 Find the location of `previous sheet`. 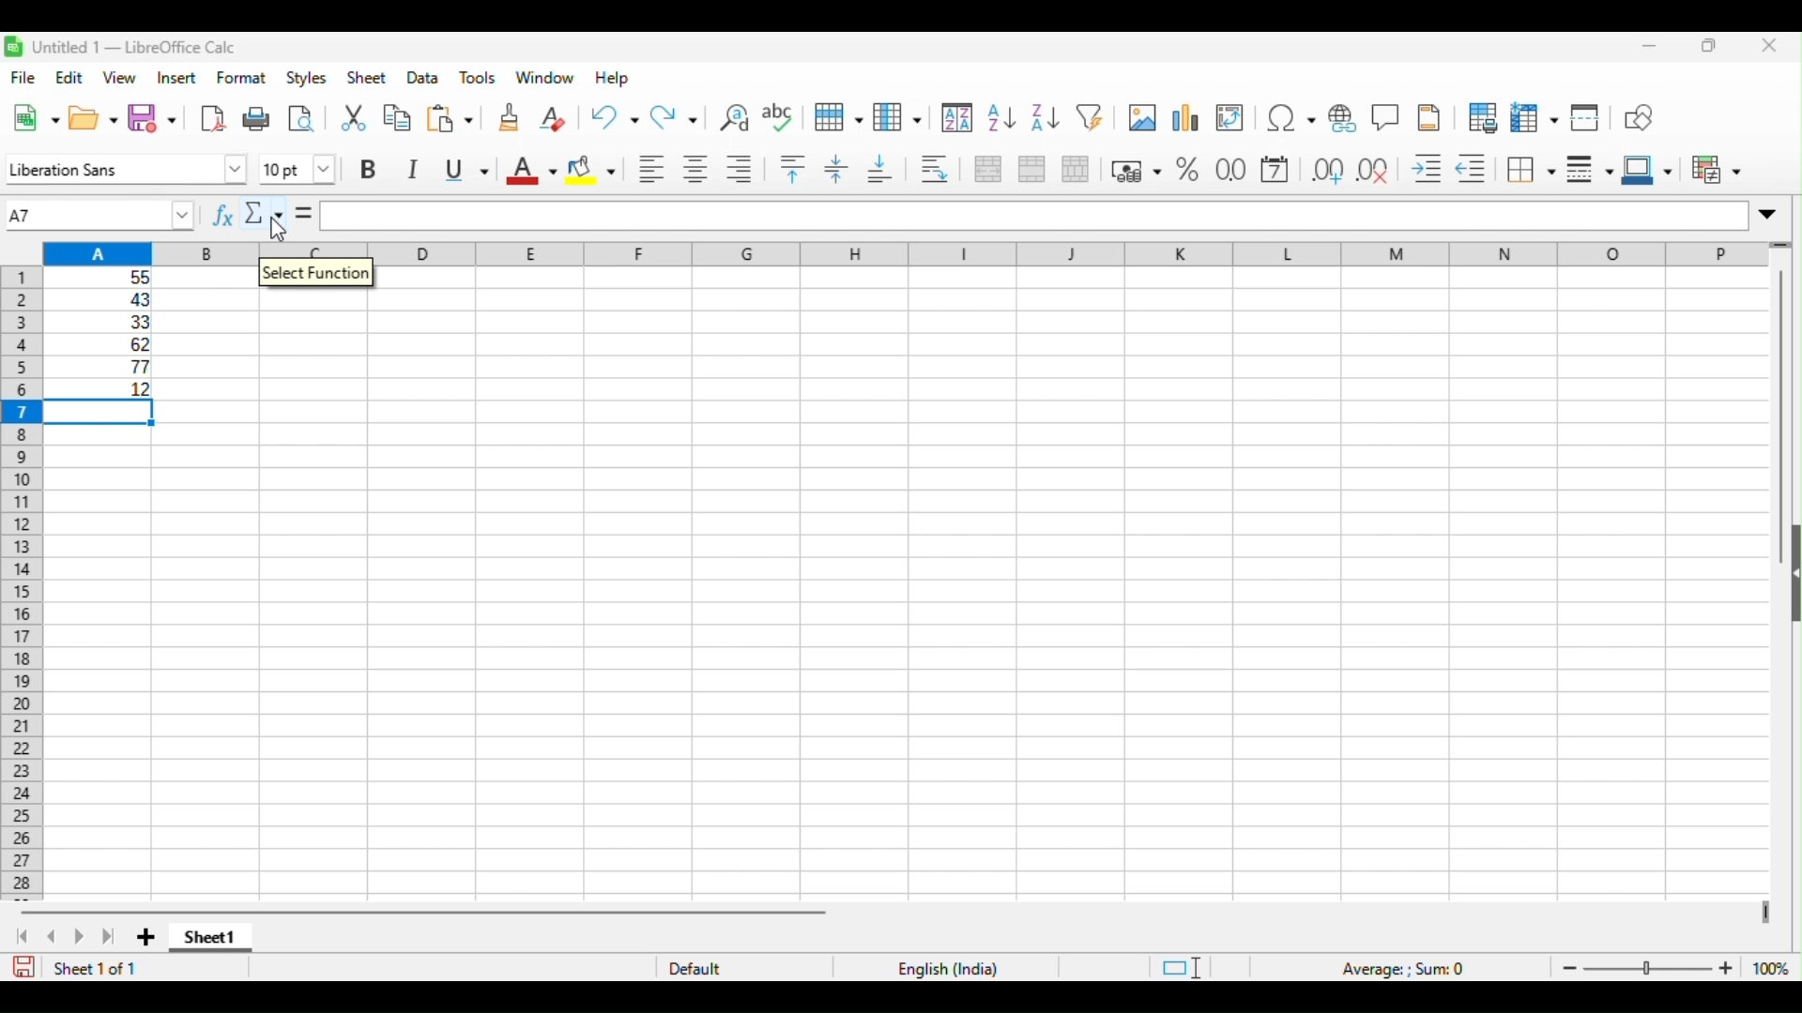

previous sheet is located at coordinates (54, 937).